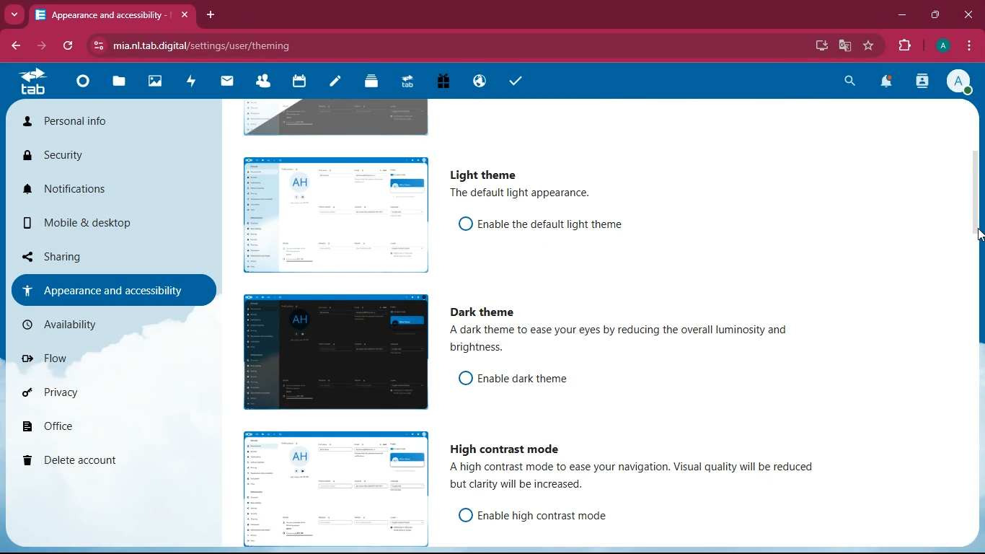  Describe the element at coordinates (101, 14) in the screenshot. I see `tab` at that location.